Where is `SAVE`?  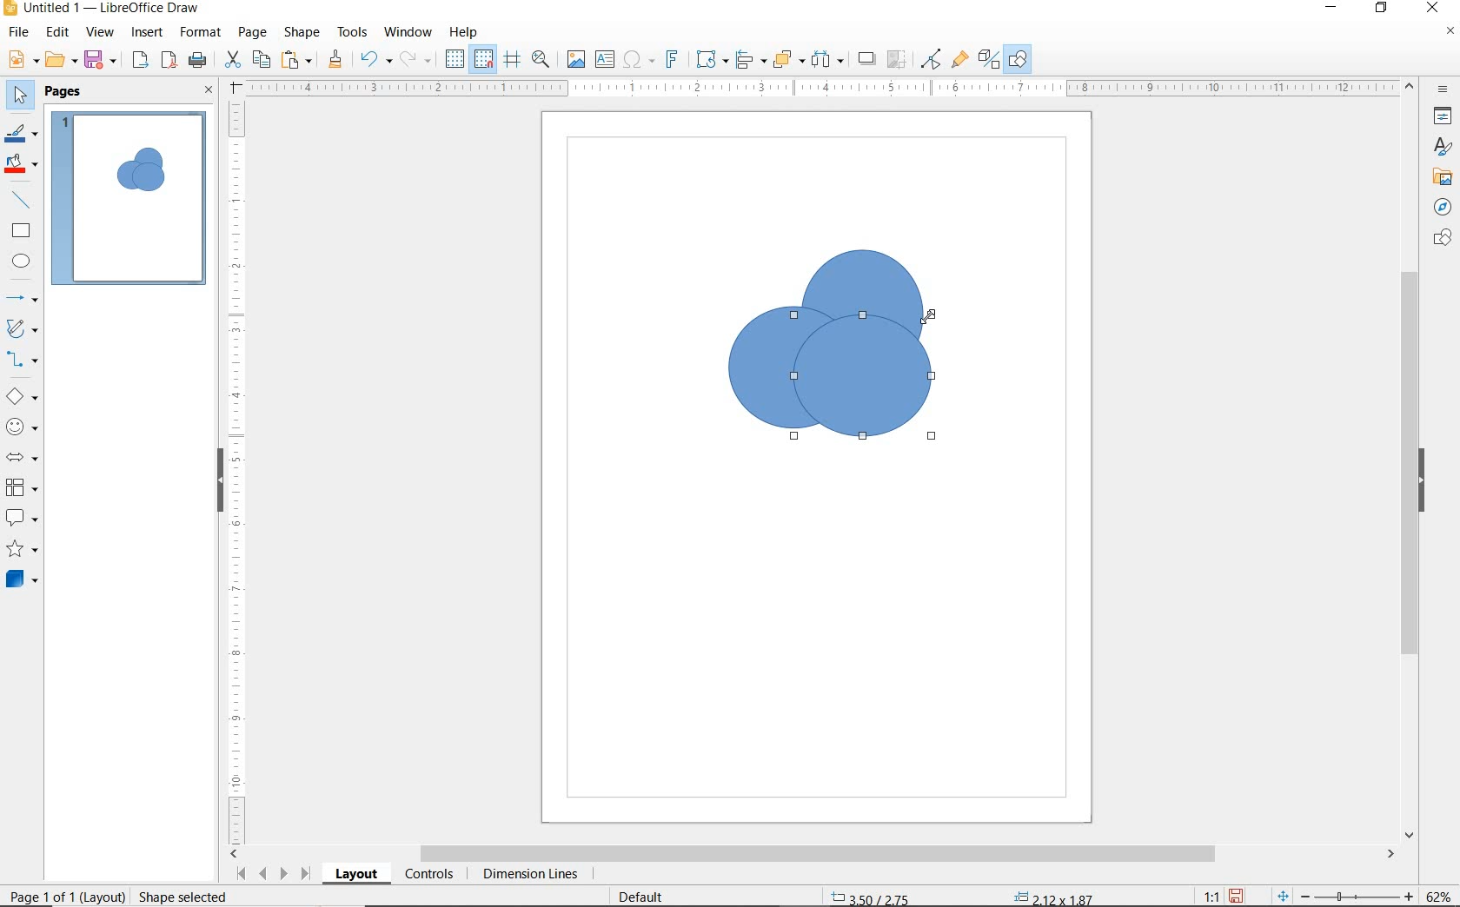 SAVE is located at coordinates (103, 60).